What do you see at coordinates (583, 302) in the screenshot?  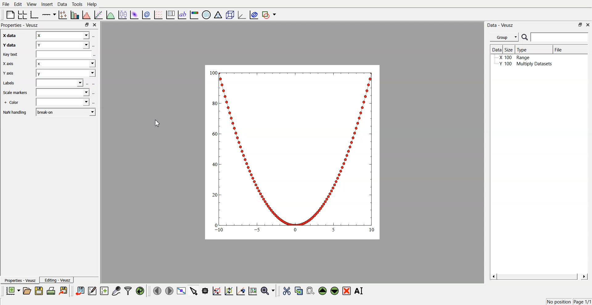 I see `Page 1/1` at bounding box center [583, 302].